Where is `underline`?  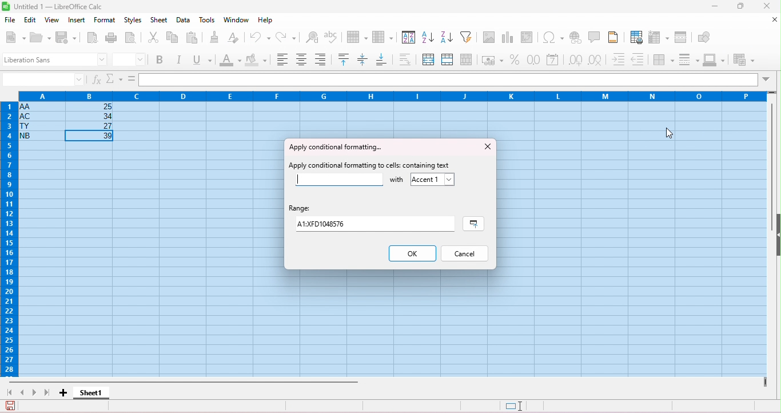
underline is located at coordinates (202, 60).